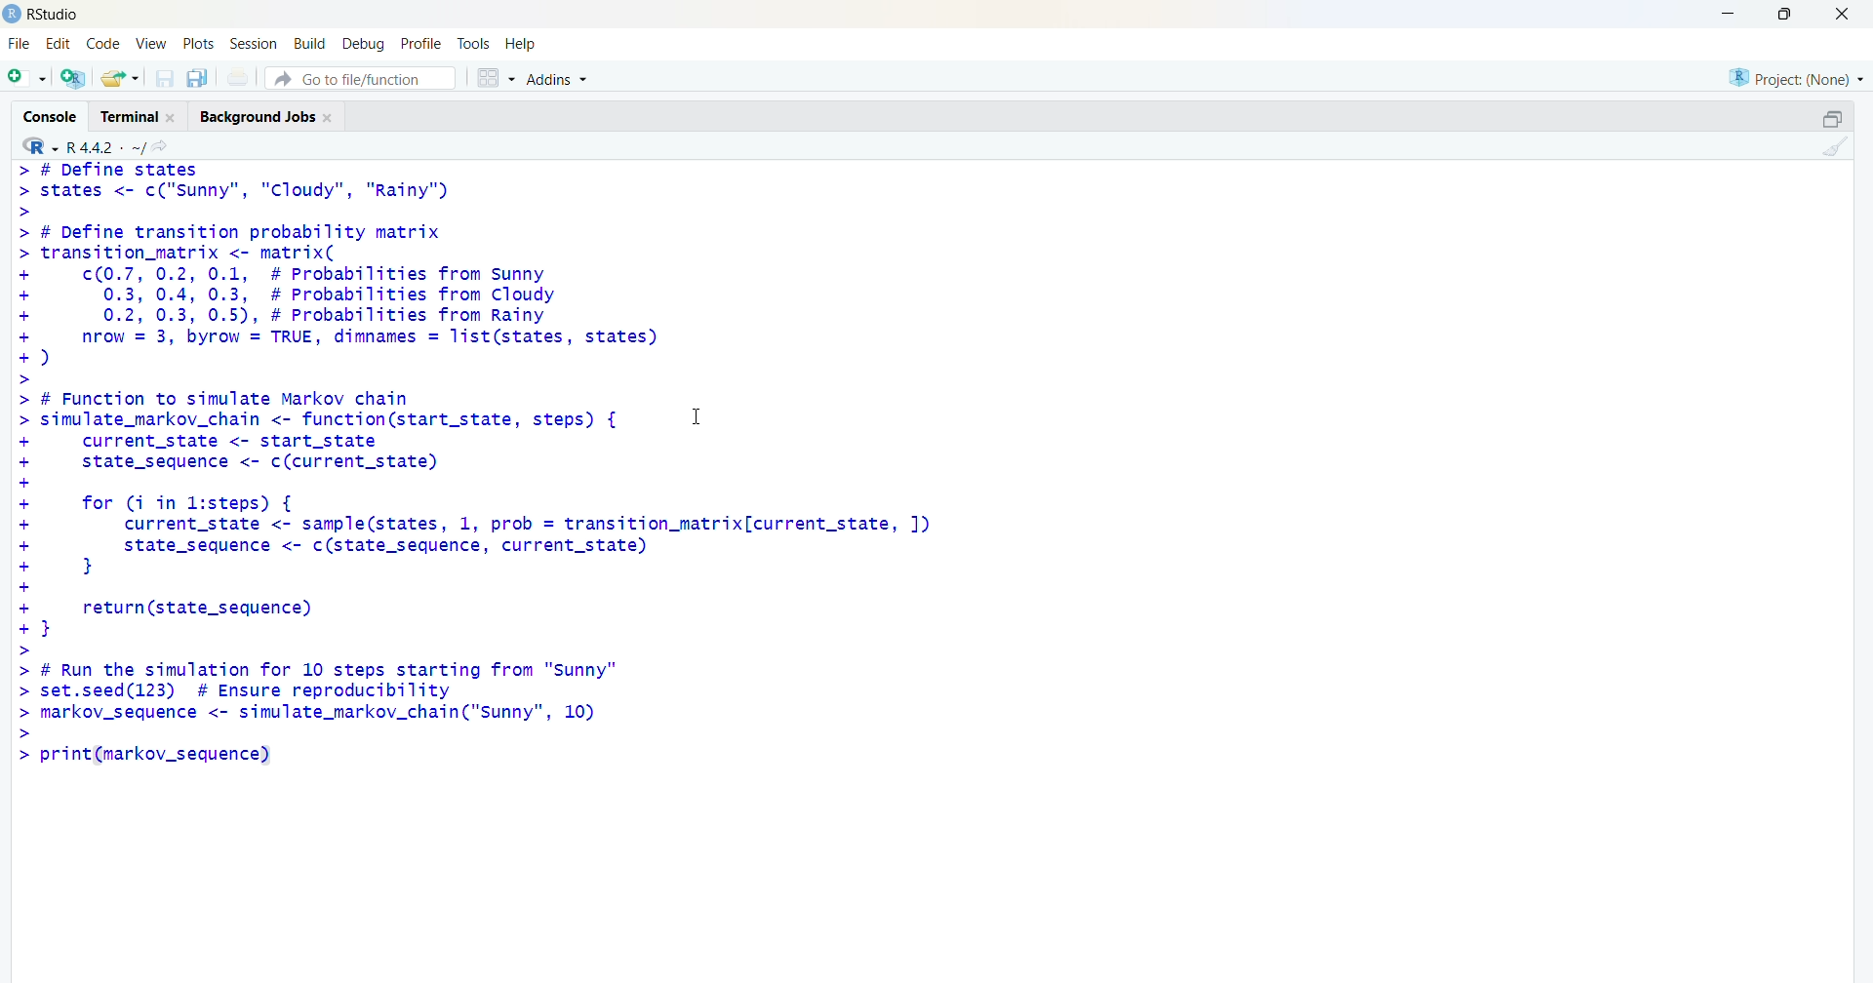  Describe the element at coordinates (1781, 14) in the screenshot. I see `maximize` at that location.